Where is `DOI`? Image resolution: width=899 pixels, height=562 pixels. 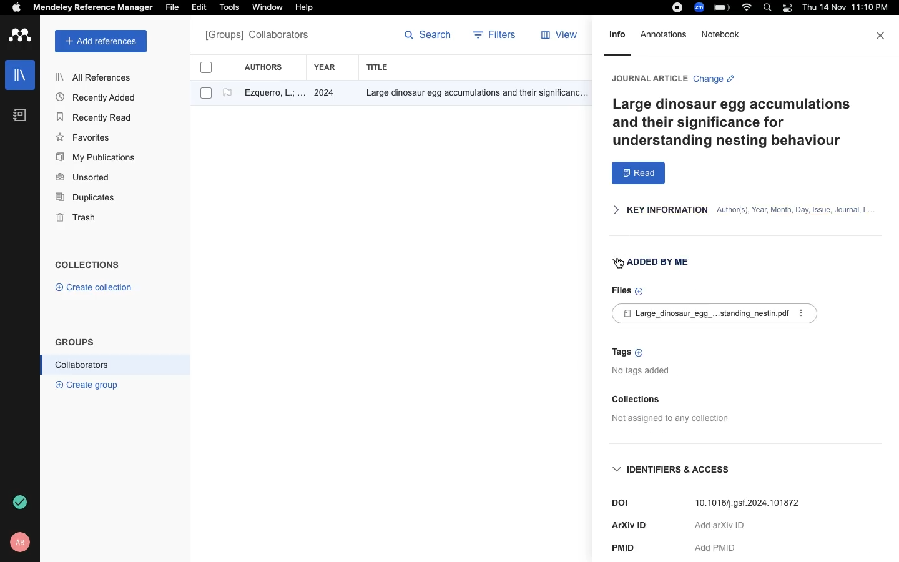 DOI is located at coordinates (624, 503).